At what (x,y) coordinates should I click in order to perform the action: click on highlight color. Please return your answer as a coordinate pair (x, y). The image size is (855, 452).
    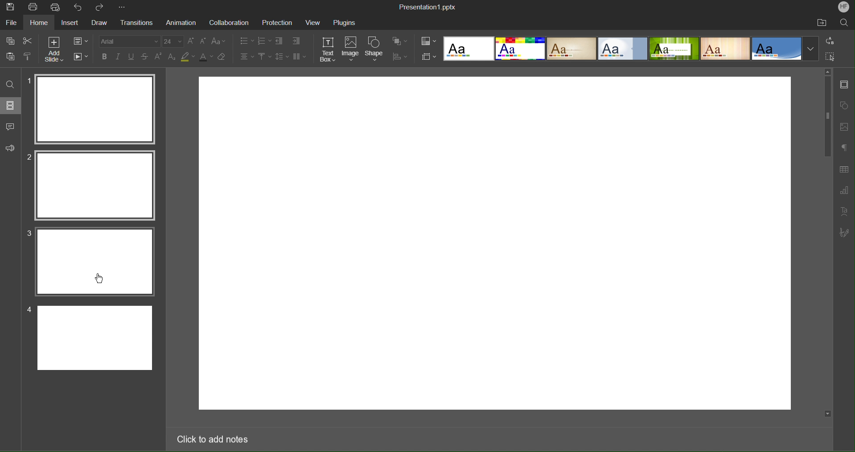
    Looking at the image, I should click on (188, 58).